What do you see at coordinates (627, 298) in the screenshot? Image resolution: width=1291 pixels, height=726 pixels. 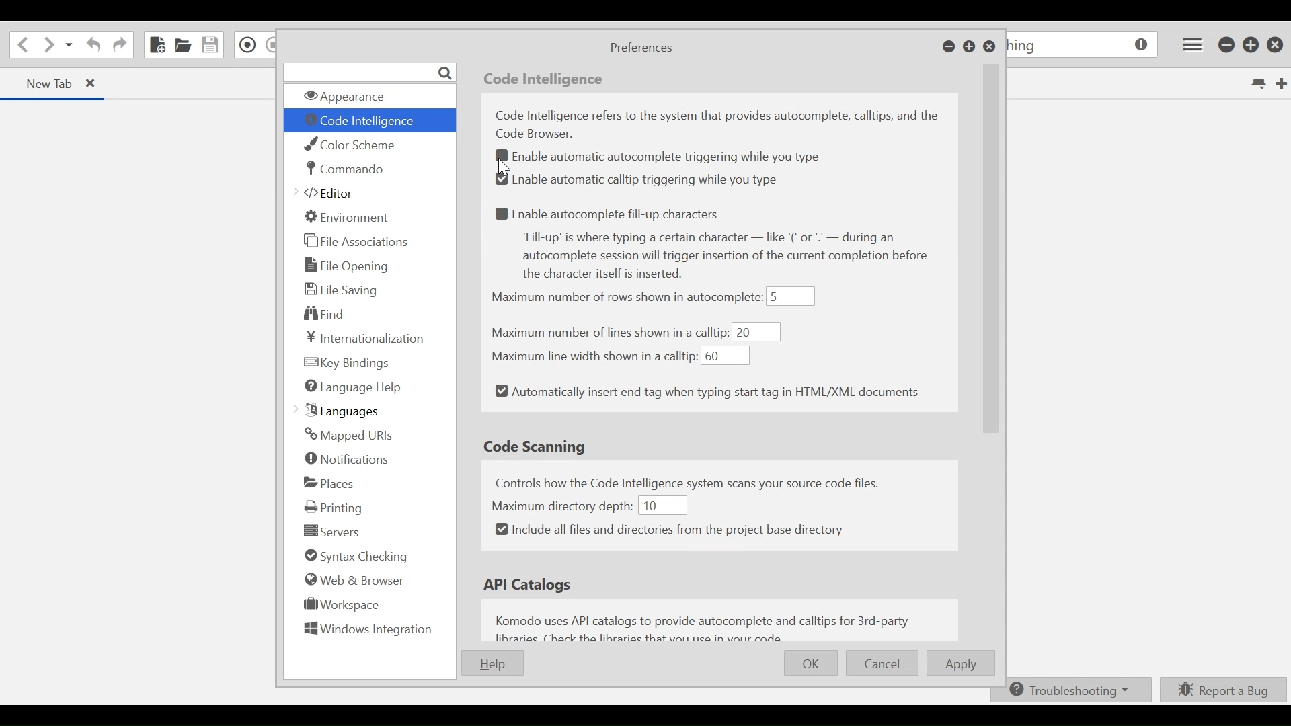 I see `Maximum number of rows shown in autocomplete:` at bounding box center [627, 298].